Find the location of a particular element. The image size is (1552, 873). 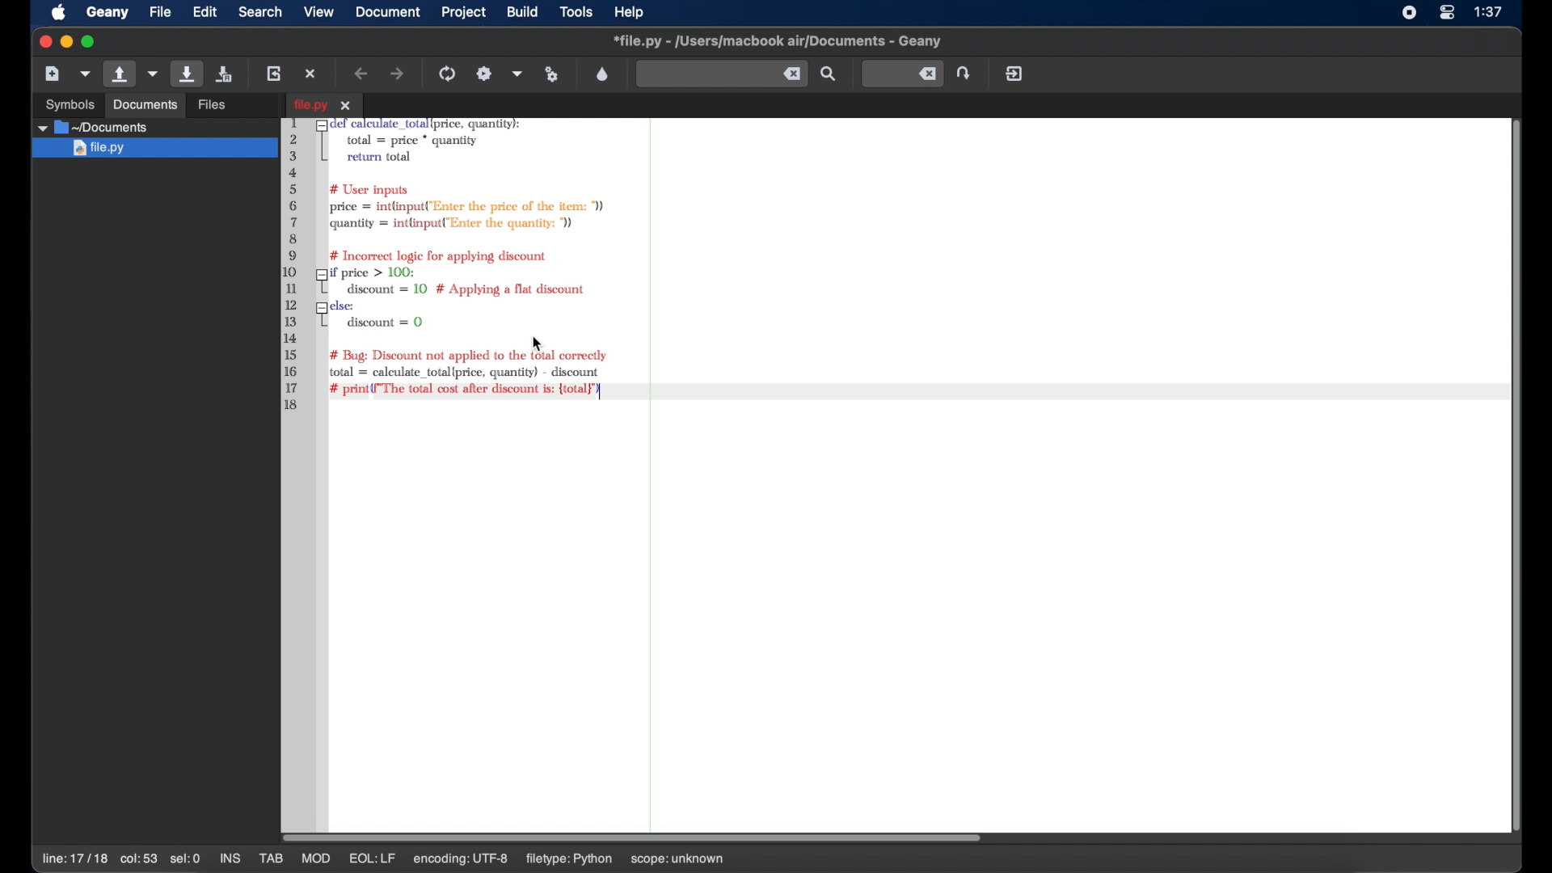

search is located at coordinates (260, 12).